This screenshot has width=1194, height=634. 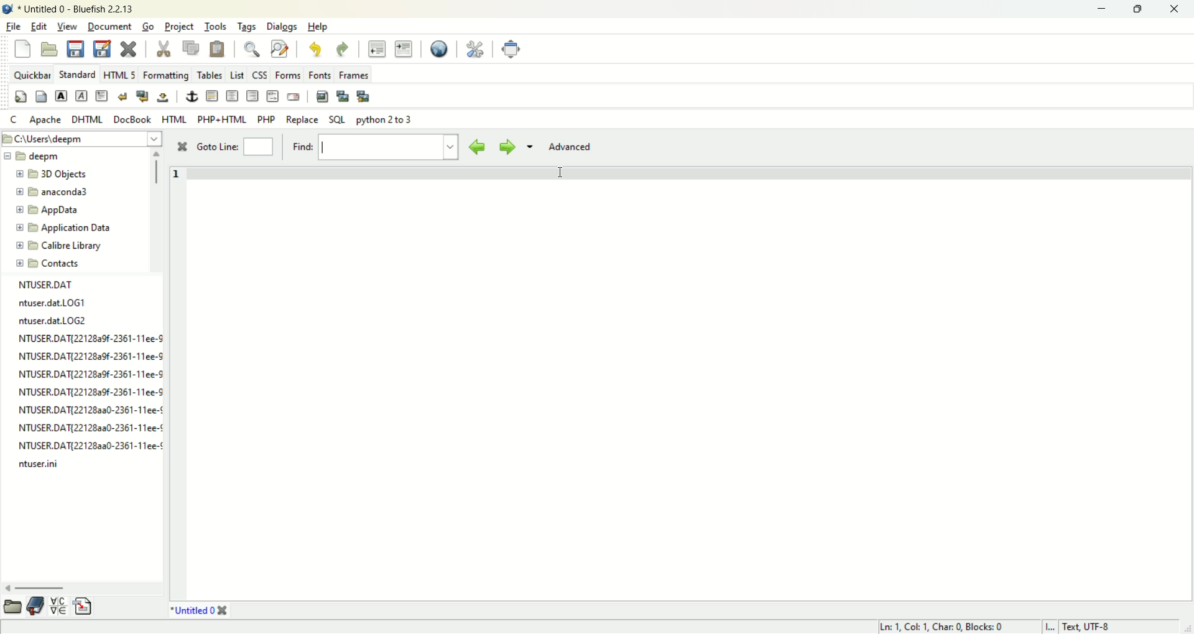 I want to click on project, so click(x=181, y=27).